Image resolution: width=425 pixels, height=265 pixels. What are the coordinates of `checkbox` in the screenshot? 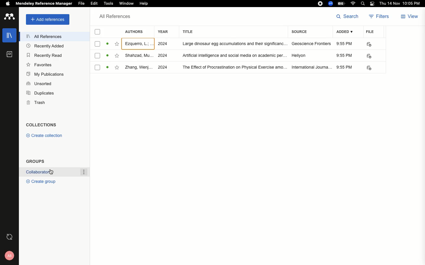 It's located at (97, 56).